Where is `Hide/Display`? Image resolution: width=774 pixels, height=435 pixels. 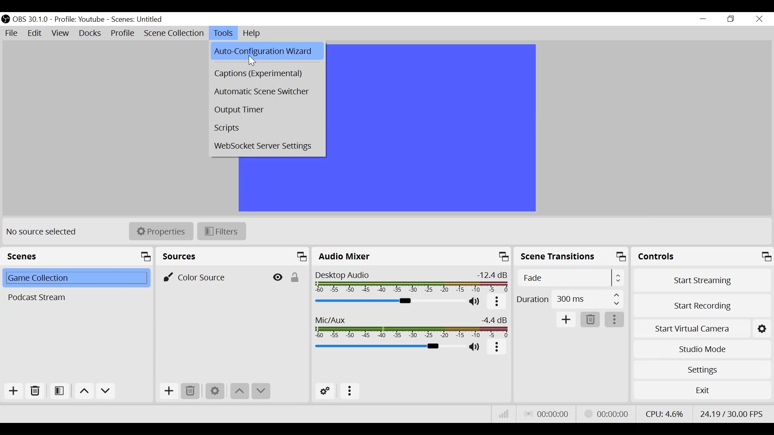 Hide/Display is located at coordinates (277, 276).